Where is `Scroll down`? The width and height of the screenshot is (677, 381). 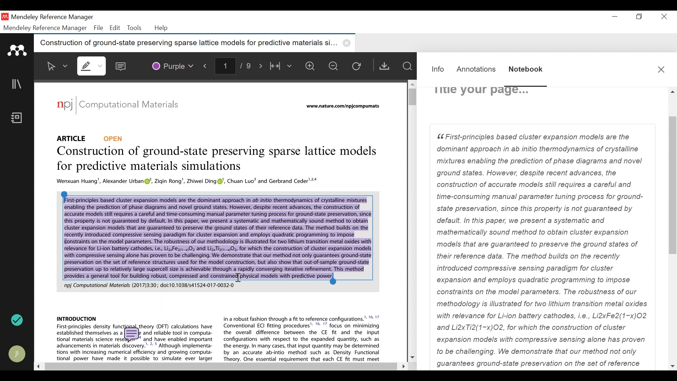
Scroll down is located at coordinates (673, 366).